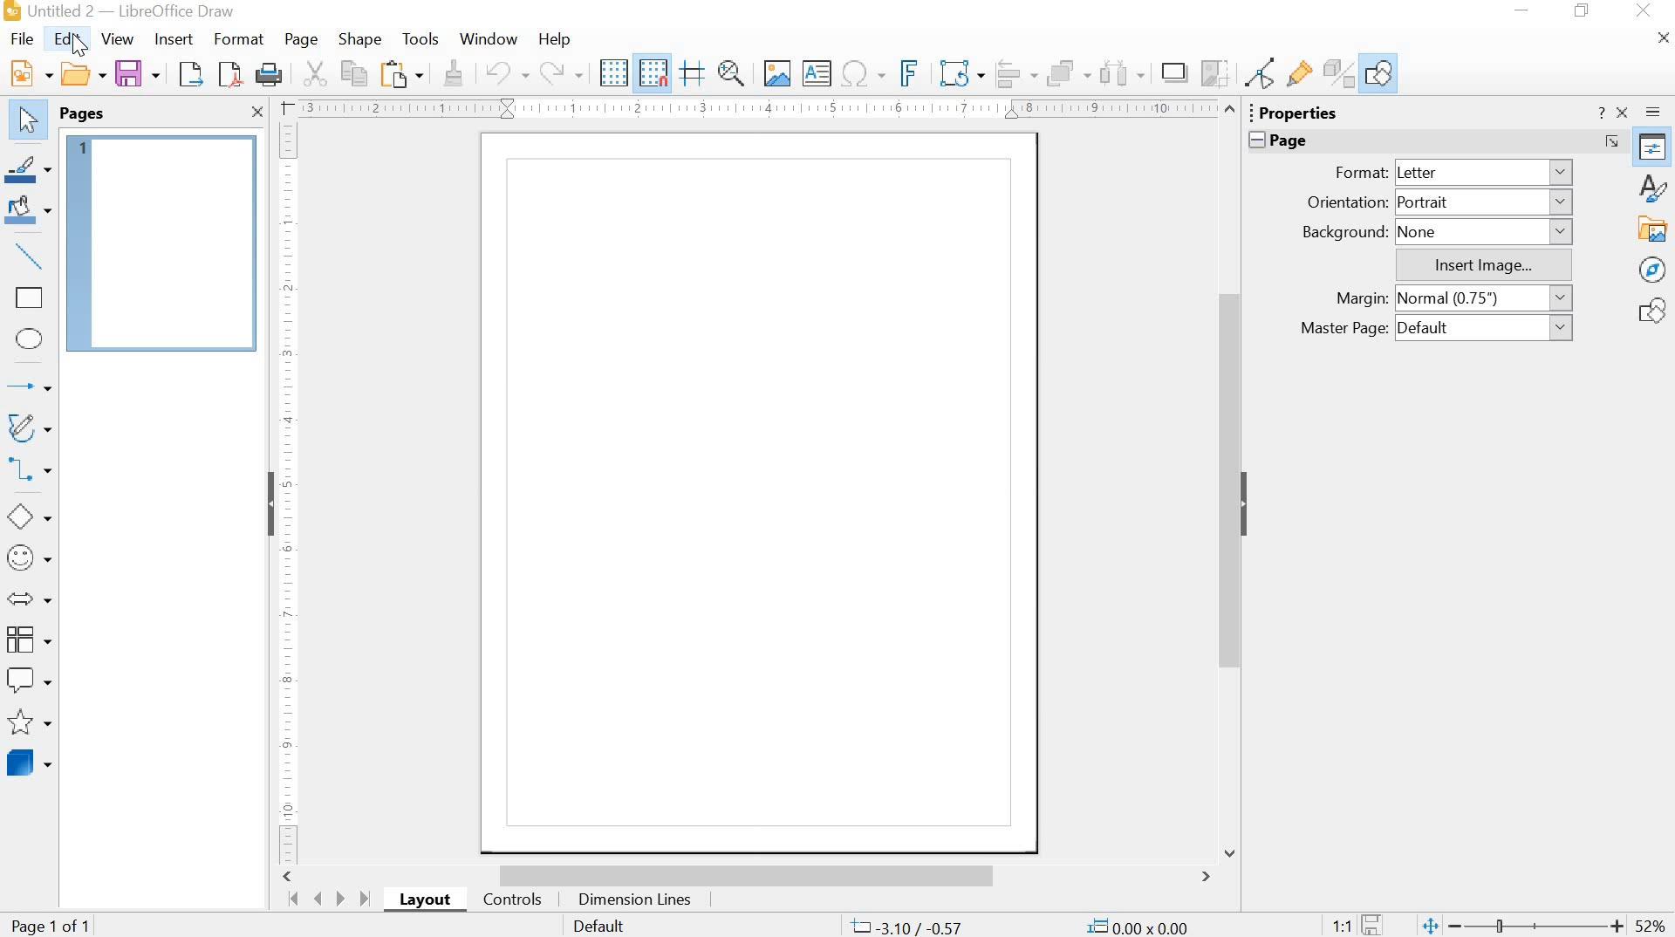 This screenshot has height=937, width=1675. What do you see at coordinates (31, 680) in the screenshot?
I see `Callout Shapes (double click for multi-selection)` at bounding box center [31, 680].